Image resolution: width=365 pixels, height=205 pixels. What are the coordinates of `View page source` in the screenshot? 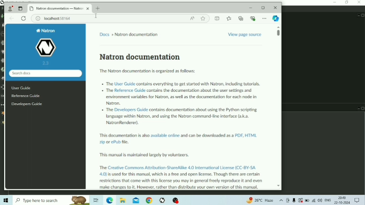 It's located at (244, 34).